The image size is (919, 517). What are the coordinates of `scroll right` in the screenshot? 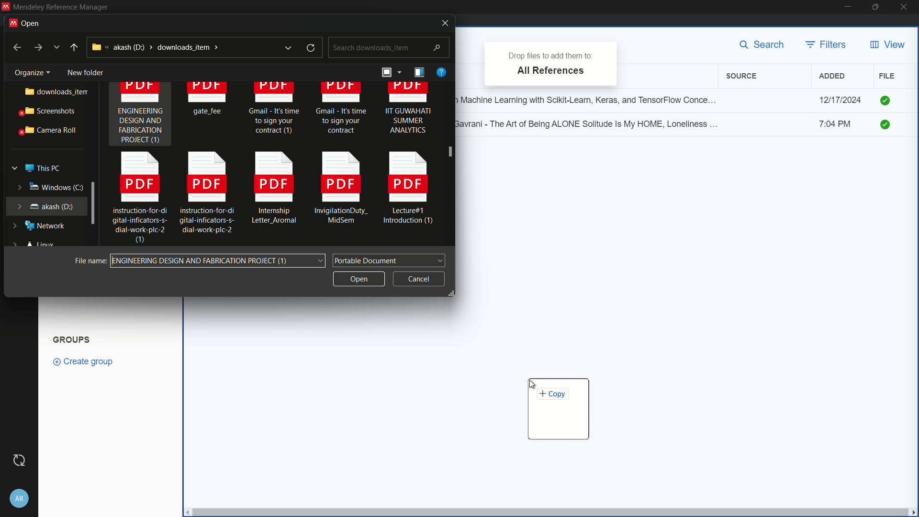 It's located at (913, 512).